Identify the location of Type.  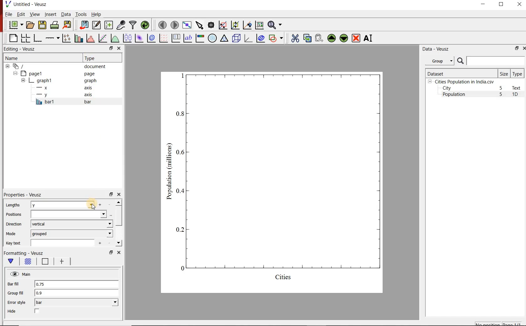
(518, 73).